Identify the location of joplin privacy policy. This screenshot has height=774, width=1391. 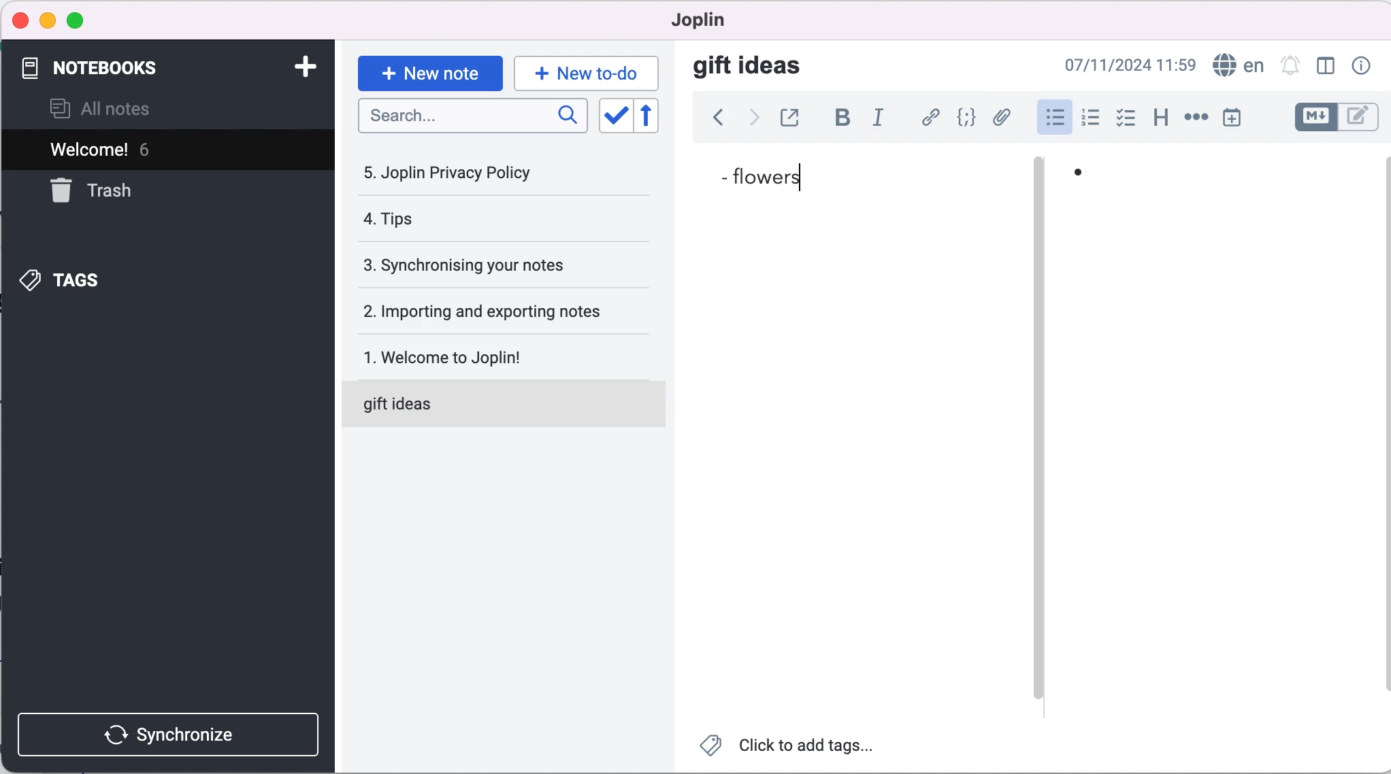
(457, 173).